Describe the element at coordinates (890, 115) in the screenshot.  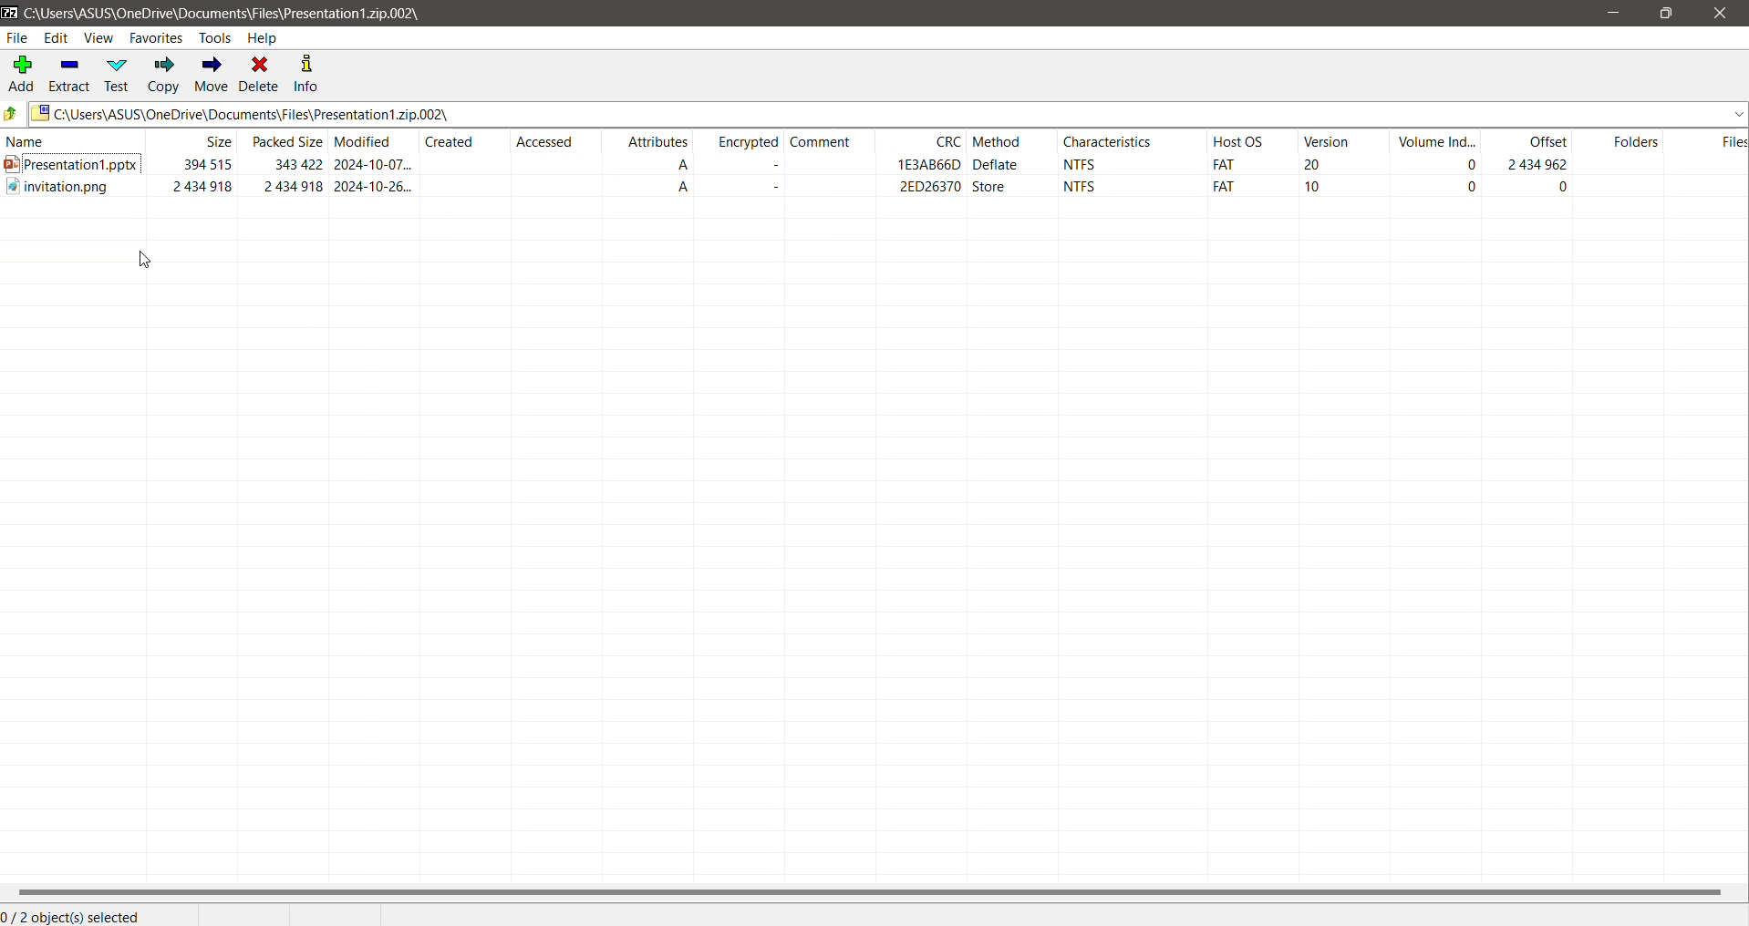
I see `c\Users\ASUS\OneDrive\Documents\Files\` at that location.